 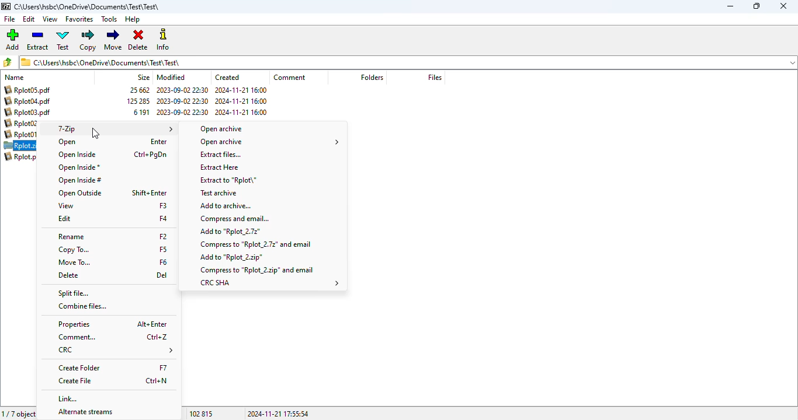 What do you see at coordinates (10, 19) in the screenshot?
I see `file` at bounding box center [10, 19].